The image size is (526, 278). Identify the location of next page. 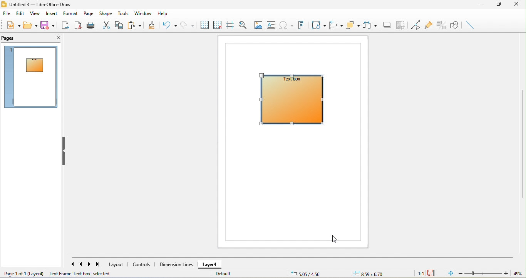
(90, 265).